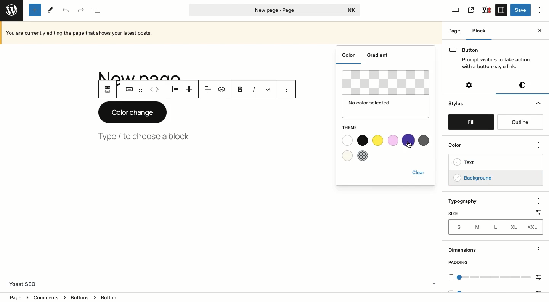 The image size is (549, 302). Describe the element at coordinates (419, 172) in the screenshot. I see `Clear` at that location.